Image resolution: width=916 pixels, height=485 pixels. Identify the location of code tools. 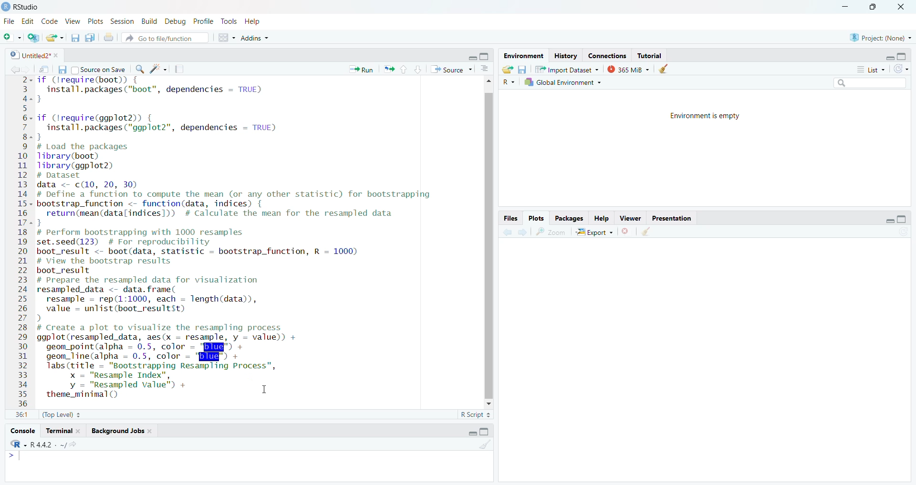
(159, 68).